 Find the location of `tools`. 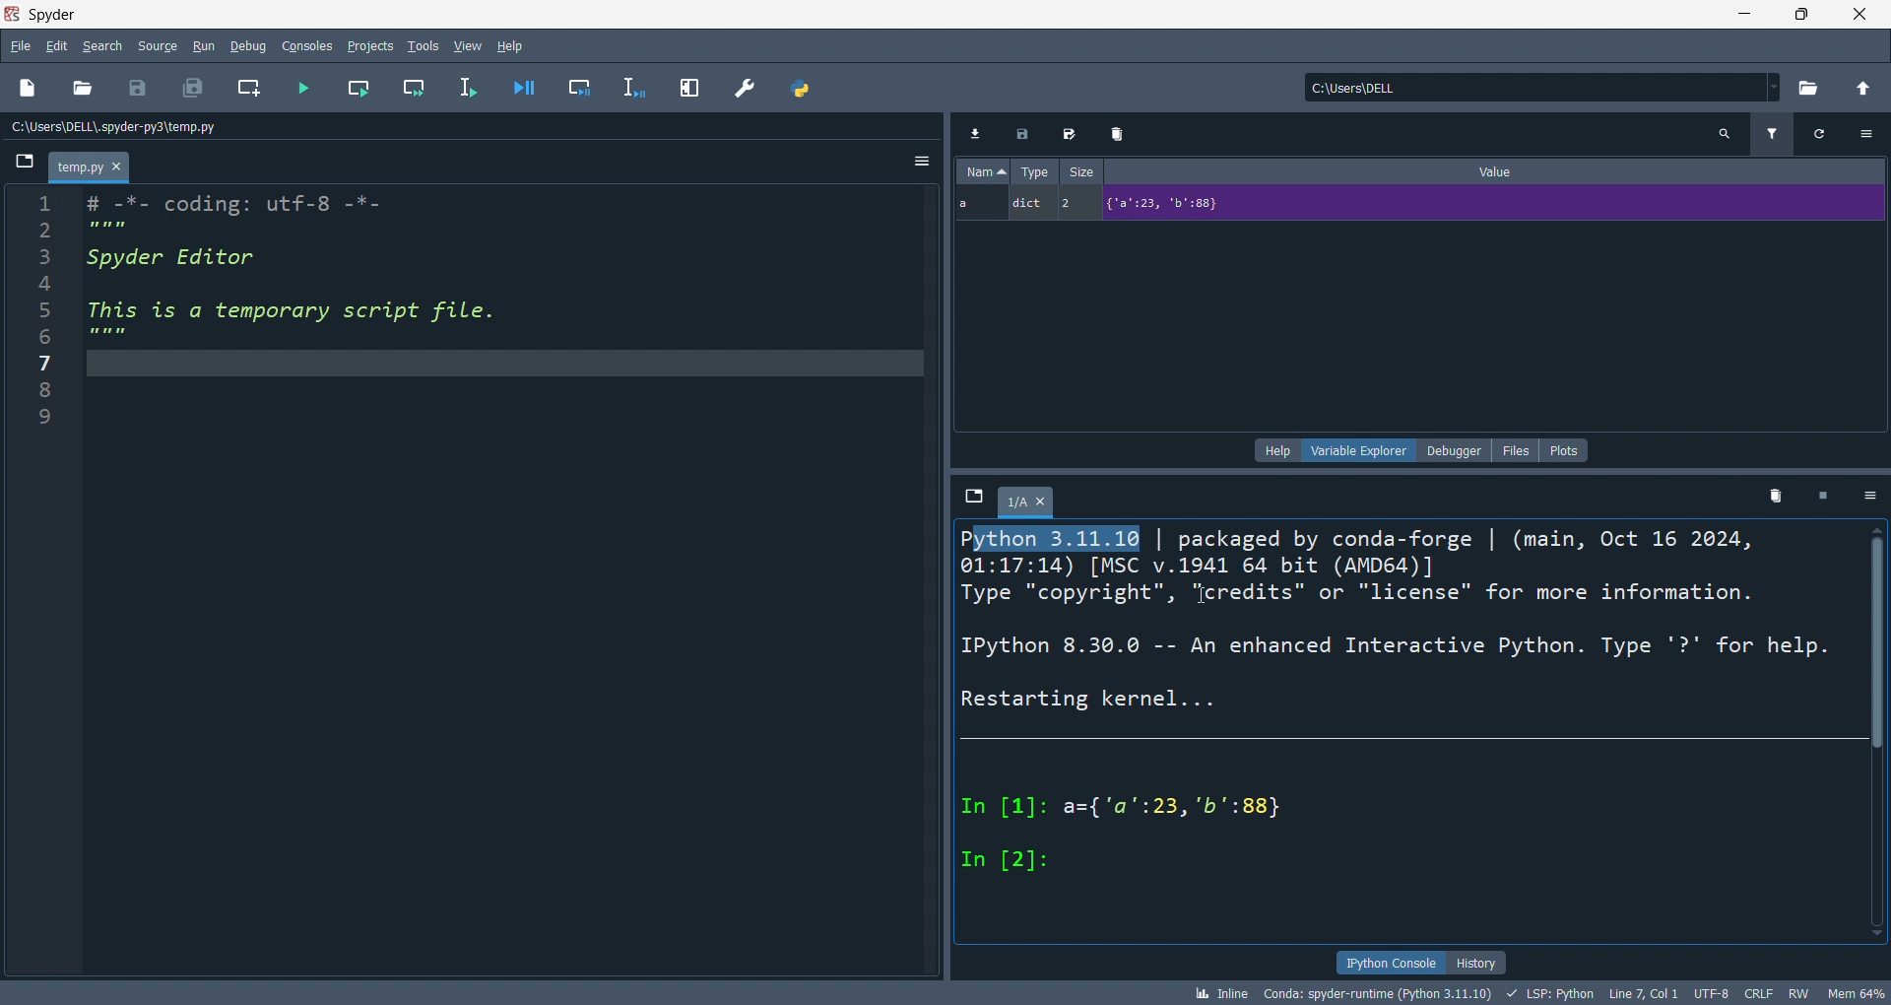

tools is located at coordinates (424, 44).